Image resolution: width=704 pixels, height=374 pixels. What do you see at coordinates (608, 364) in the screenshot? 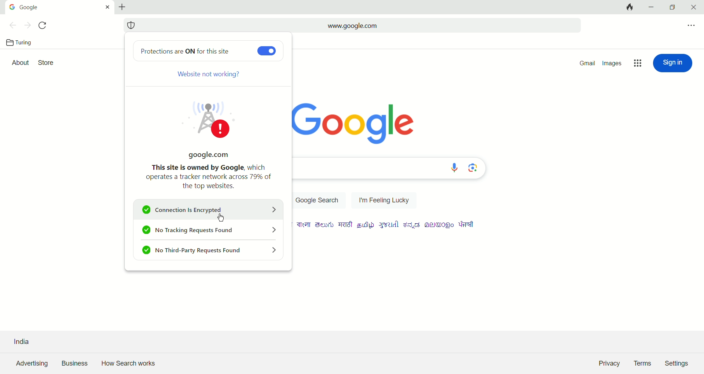
I see `Privacy` at bounding box center [608, 364].